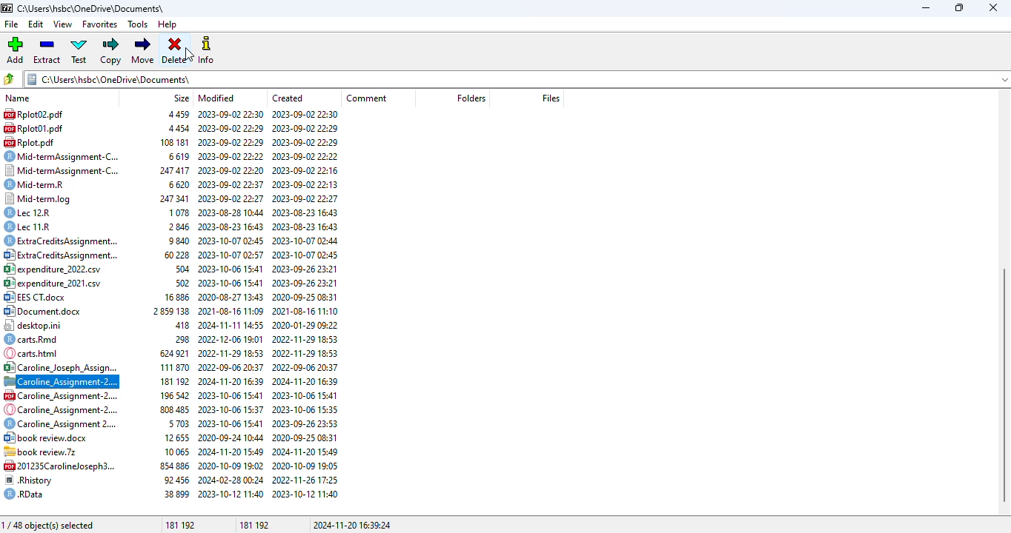 This screenshot has width=1011, height=533. What do you see at coordinates (231, 338) in the screenshot?
I see `2022-12-06 19:01` at bounding box center [231, 338].